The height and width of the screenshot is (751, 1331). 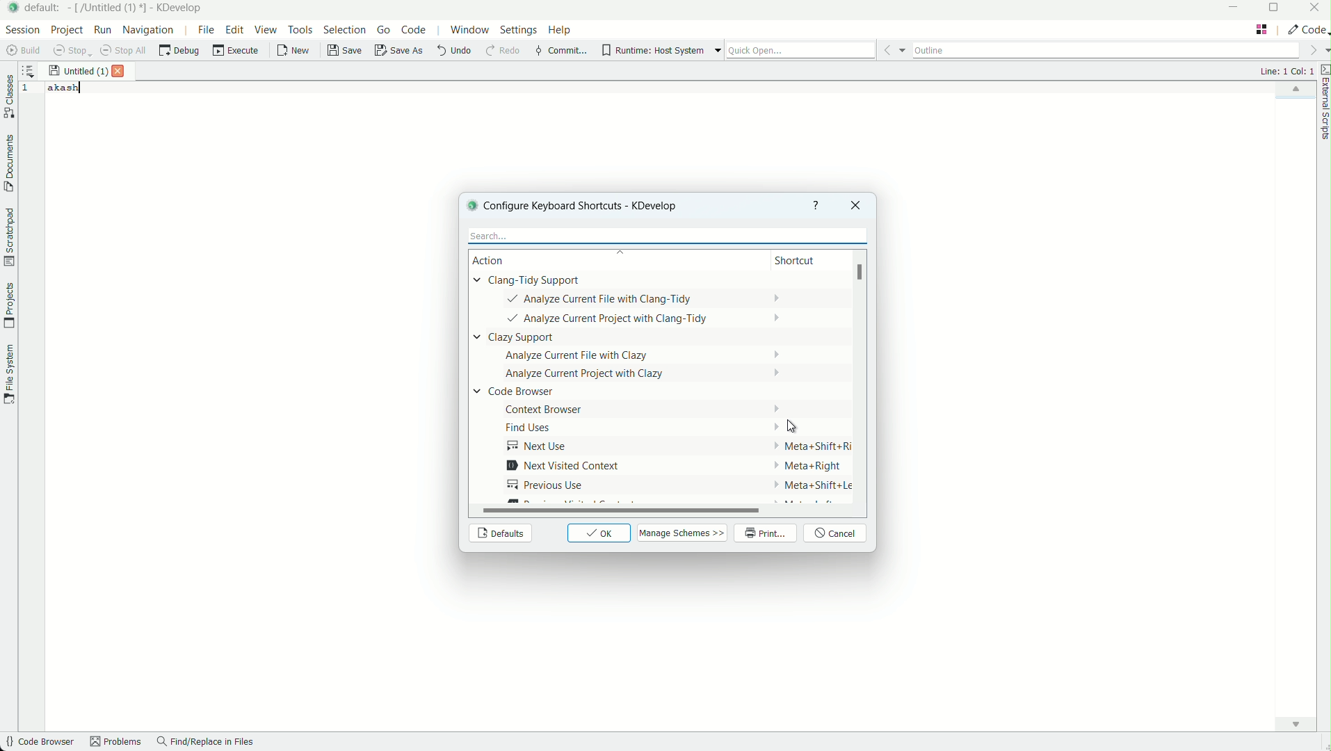 What do you see at coordinates (797, 261) in the screenshot?
I see `shortcut` at bounding box center [797, 261].